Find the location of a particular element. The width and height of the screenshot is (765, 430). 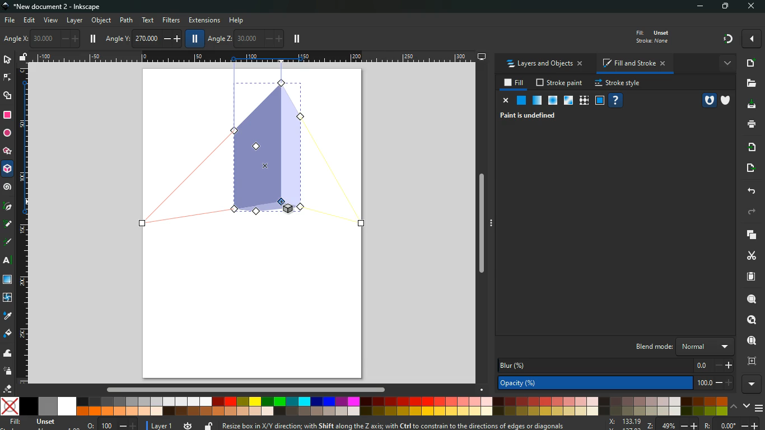

wave is located at coordinates (8, 354).